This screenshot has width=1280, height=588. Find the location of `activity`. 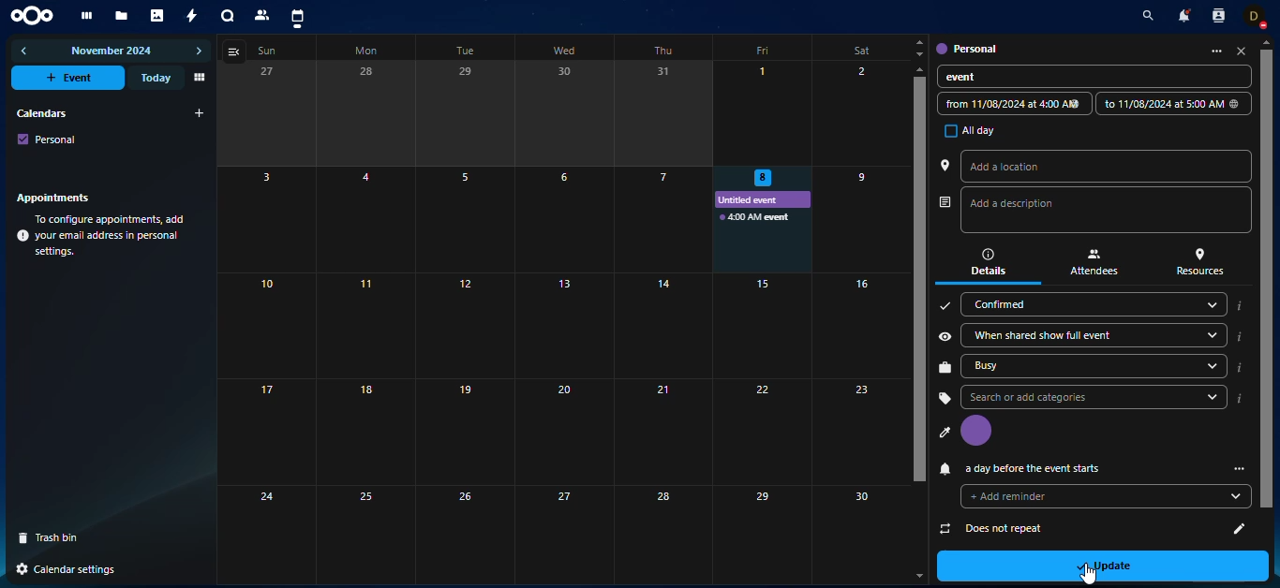

activity is located at coordinates (193, 16).